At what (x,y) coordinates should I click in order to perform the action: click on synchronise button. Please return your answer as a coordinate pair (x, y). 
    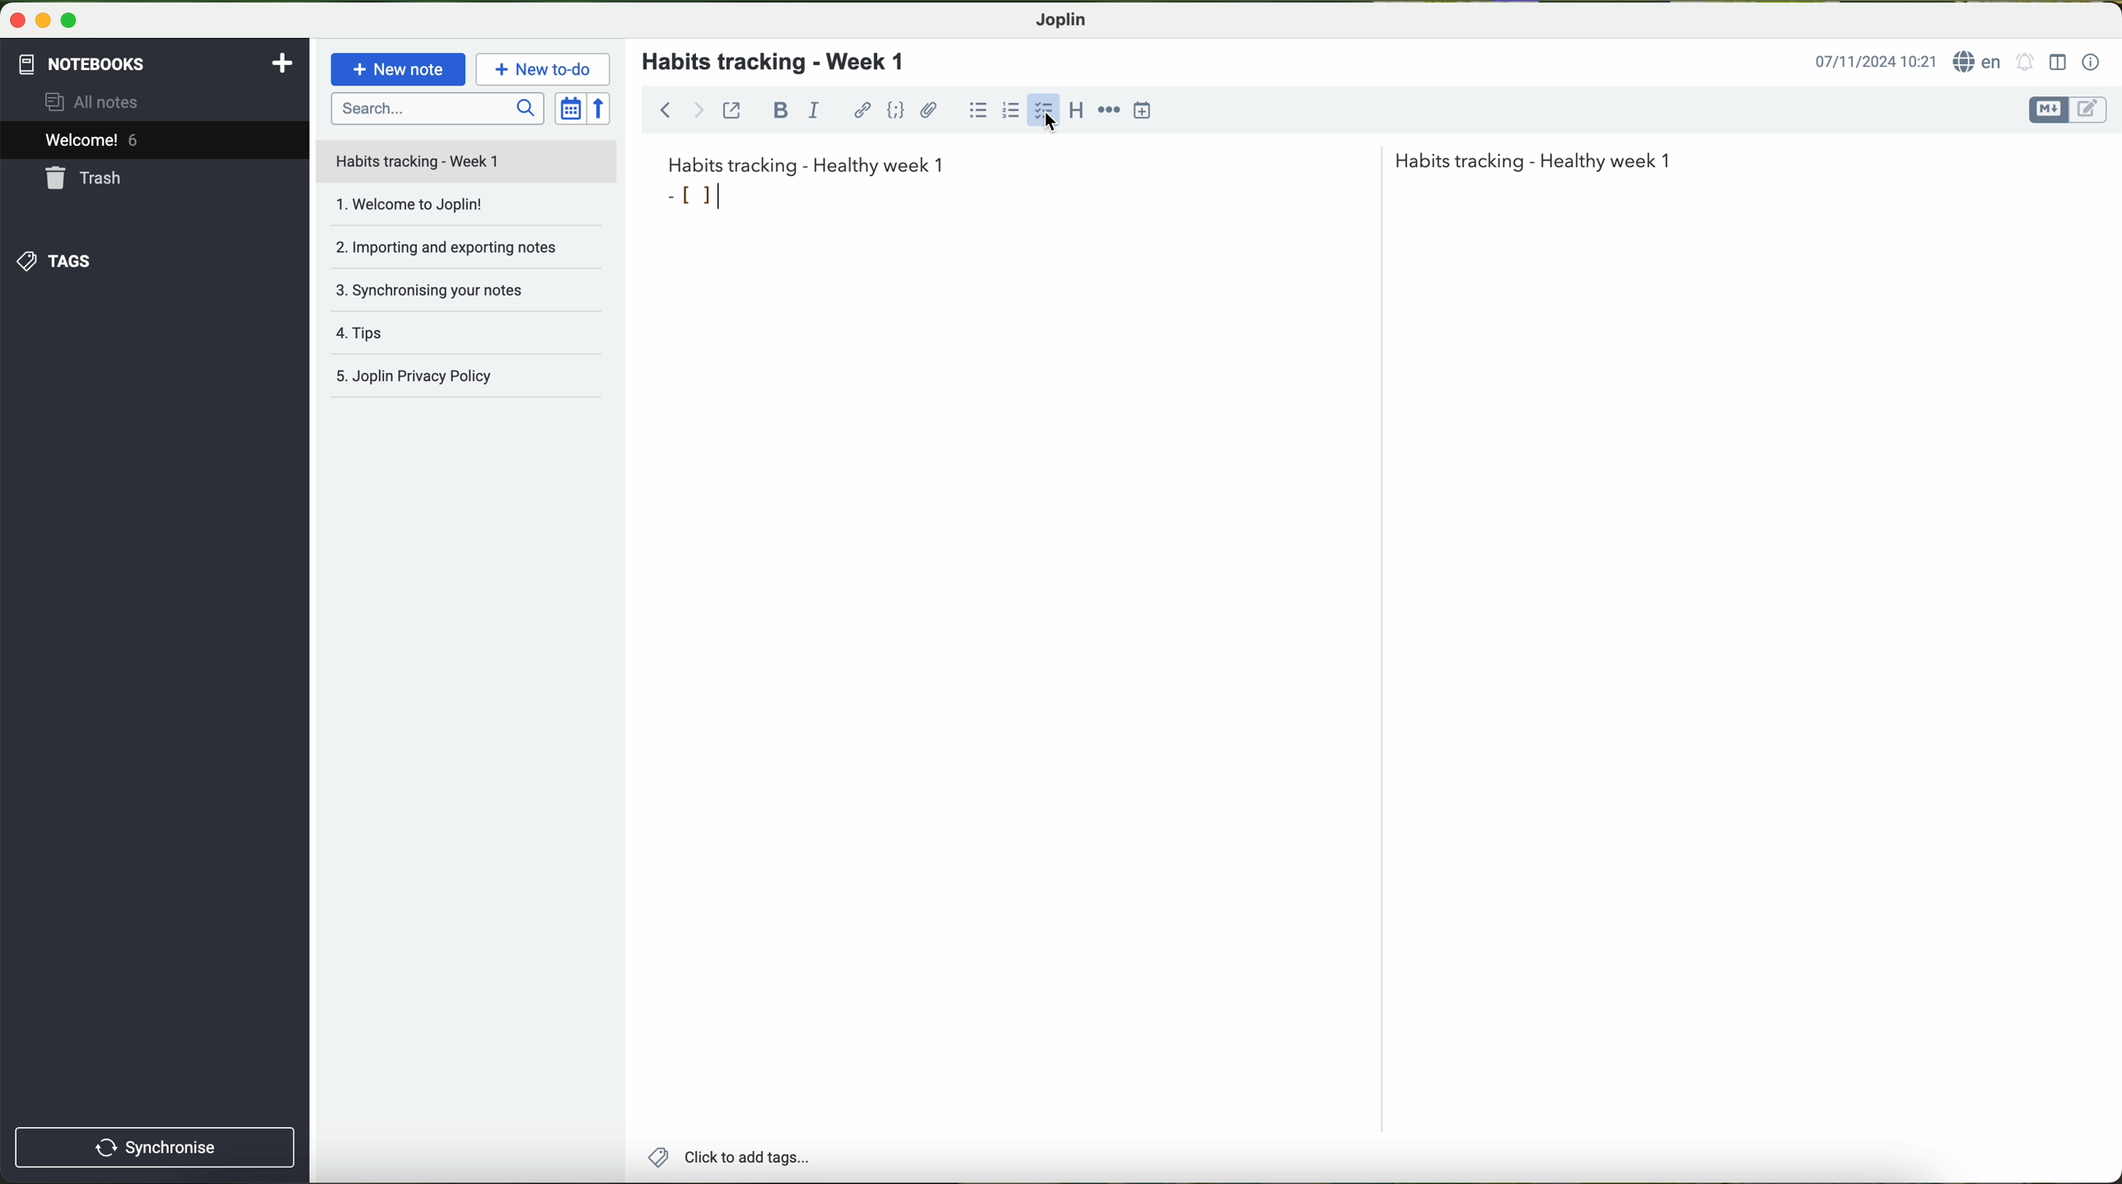
    Looking at the image, I should click on (157, 1148).